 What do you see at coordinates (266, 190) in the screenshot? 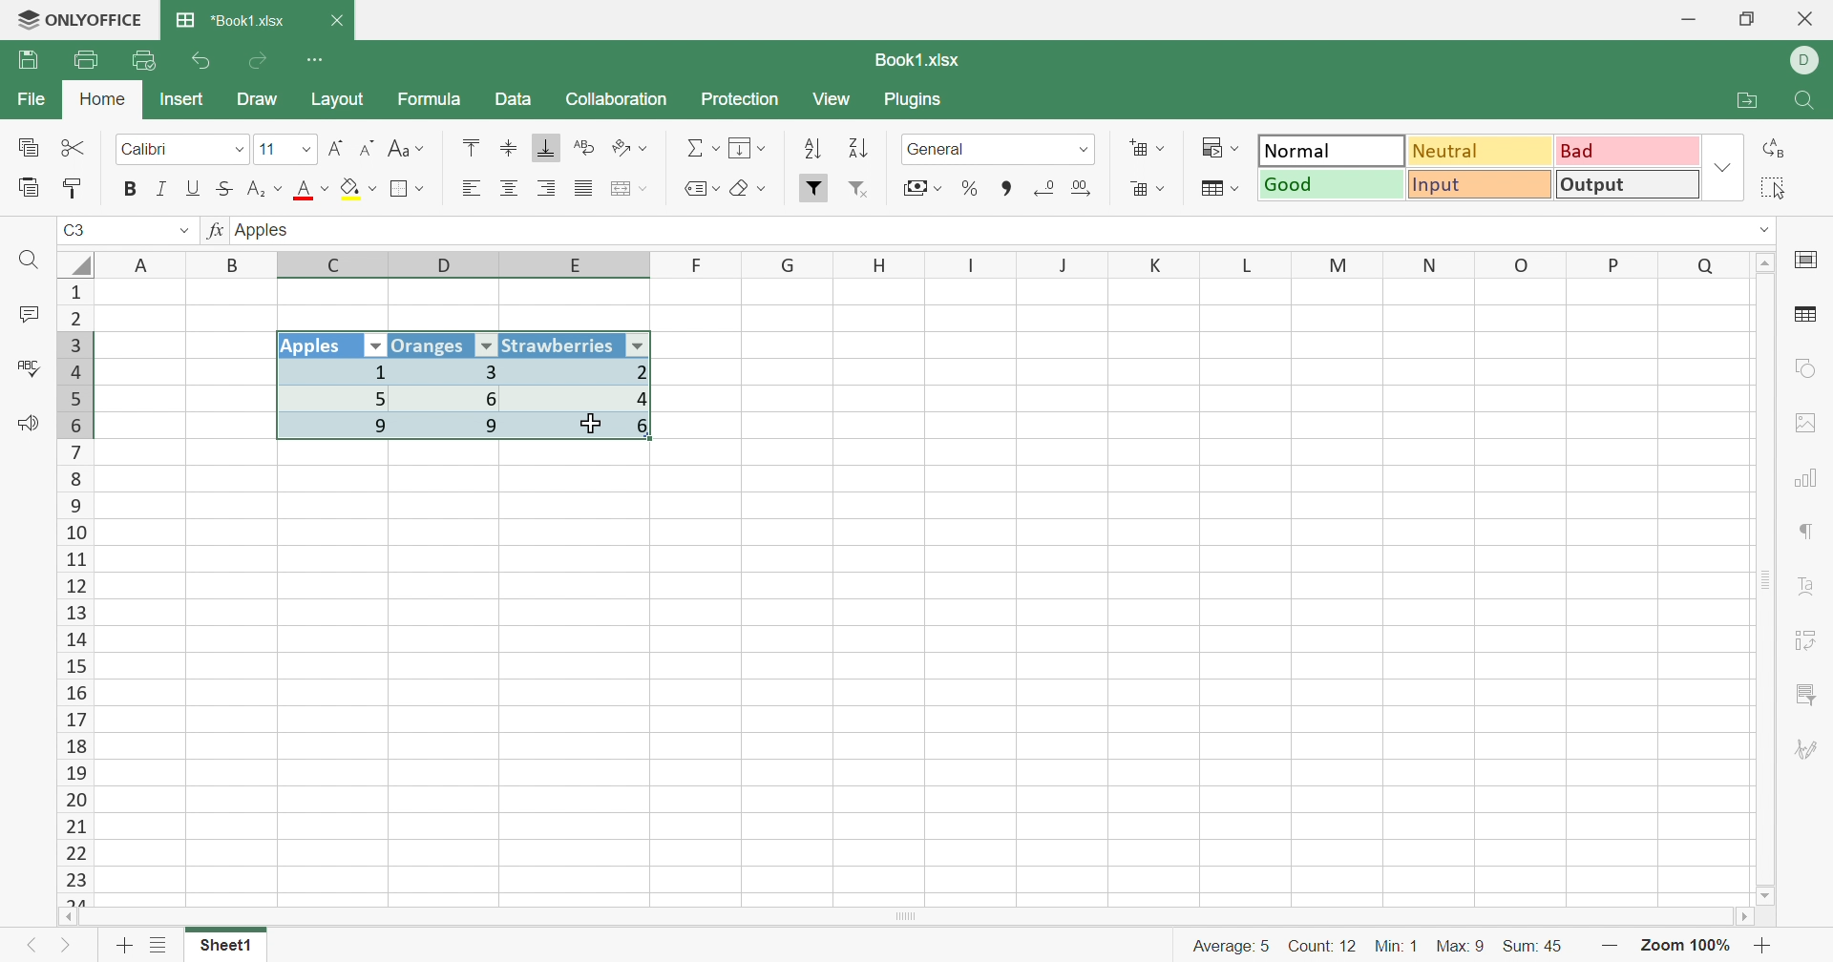
I see `Superscript / subscript` at bounding box center [266, 190].